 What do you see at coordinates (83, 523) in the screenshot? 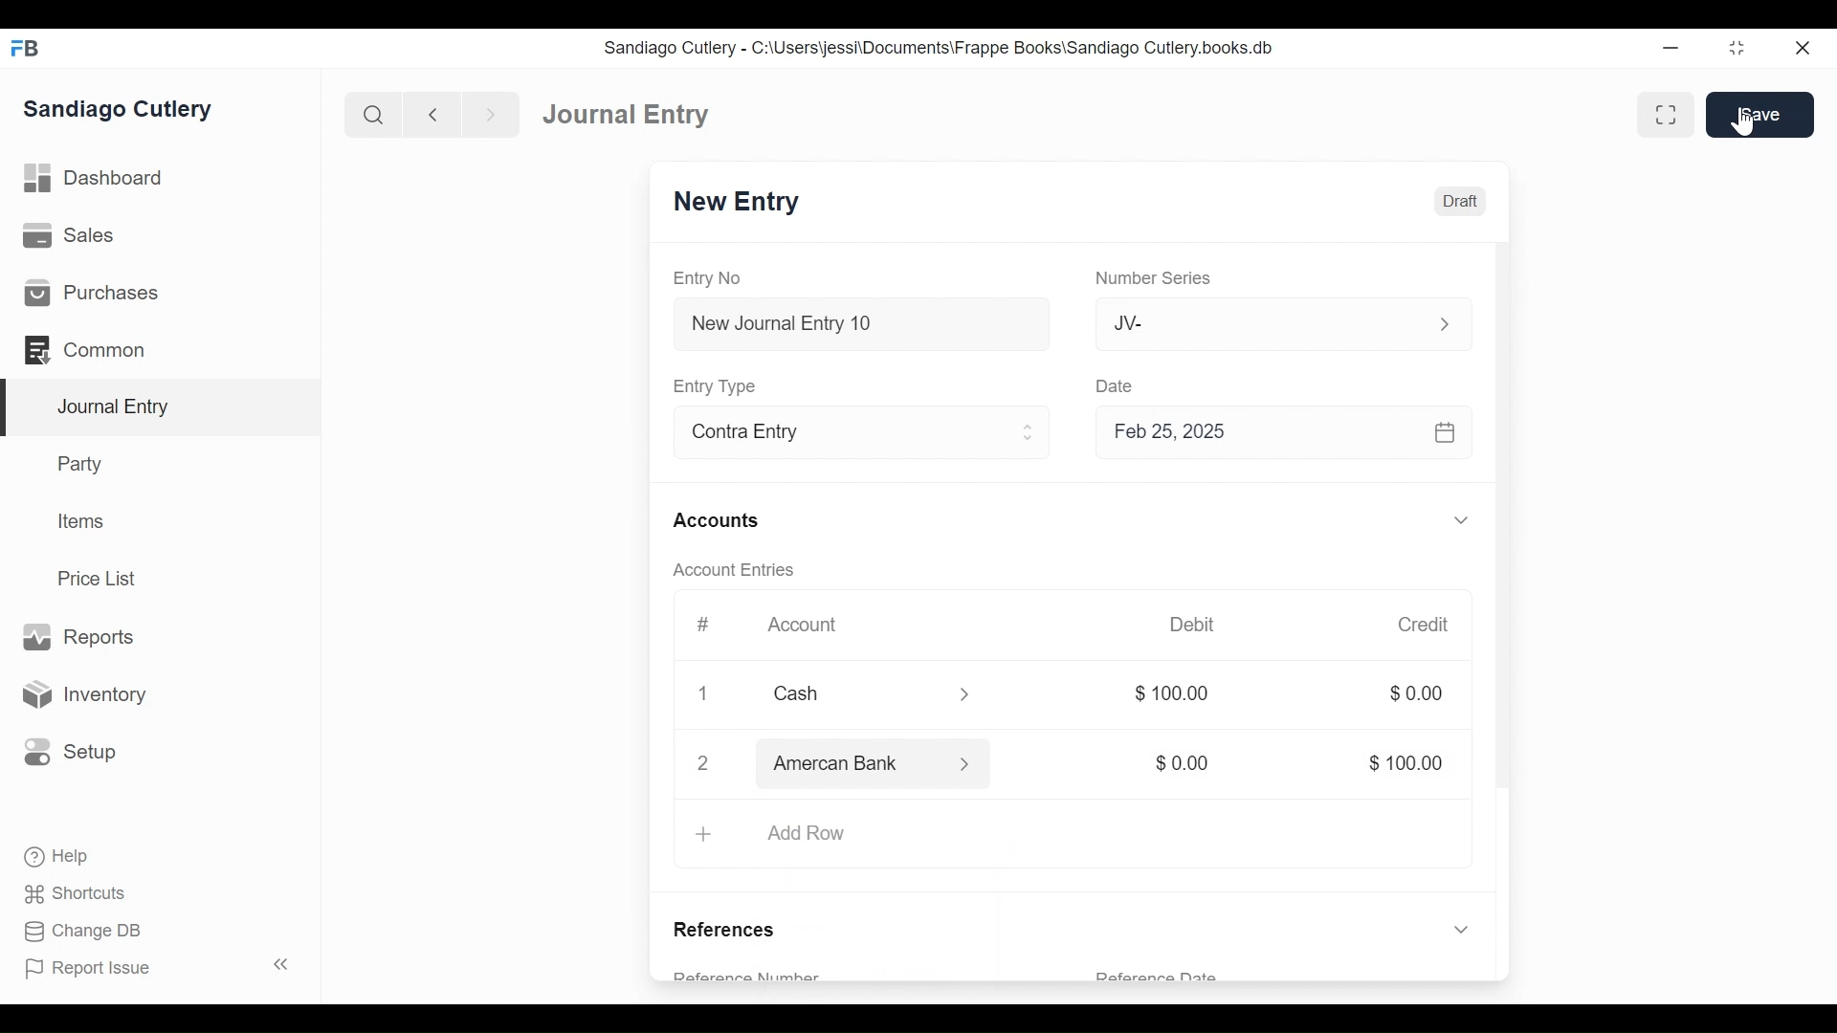
I see `Items` at bounding box center [83, 523].